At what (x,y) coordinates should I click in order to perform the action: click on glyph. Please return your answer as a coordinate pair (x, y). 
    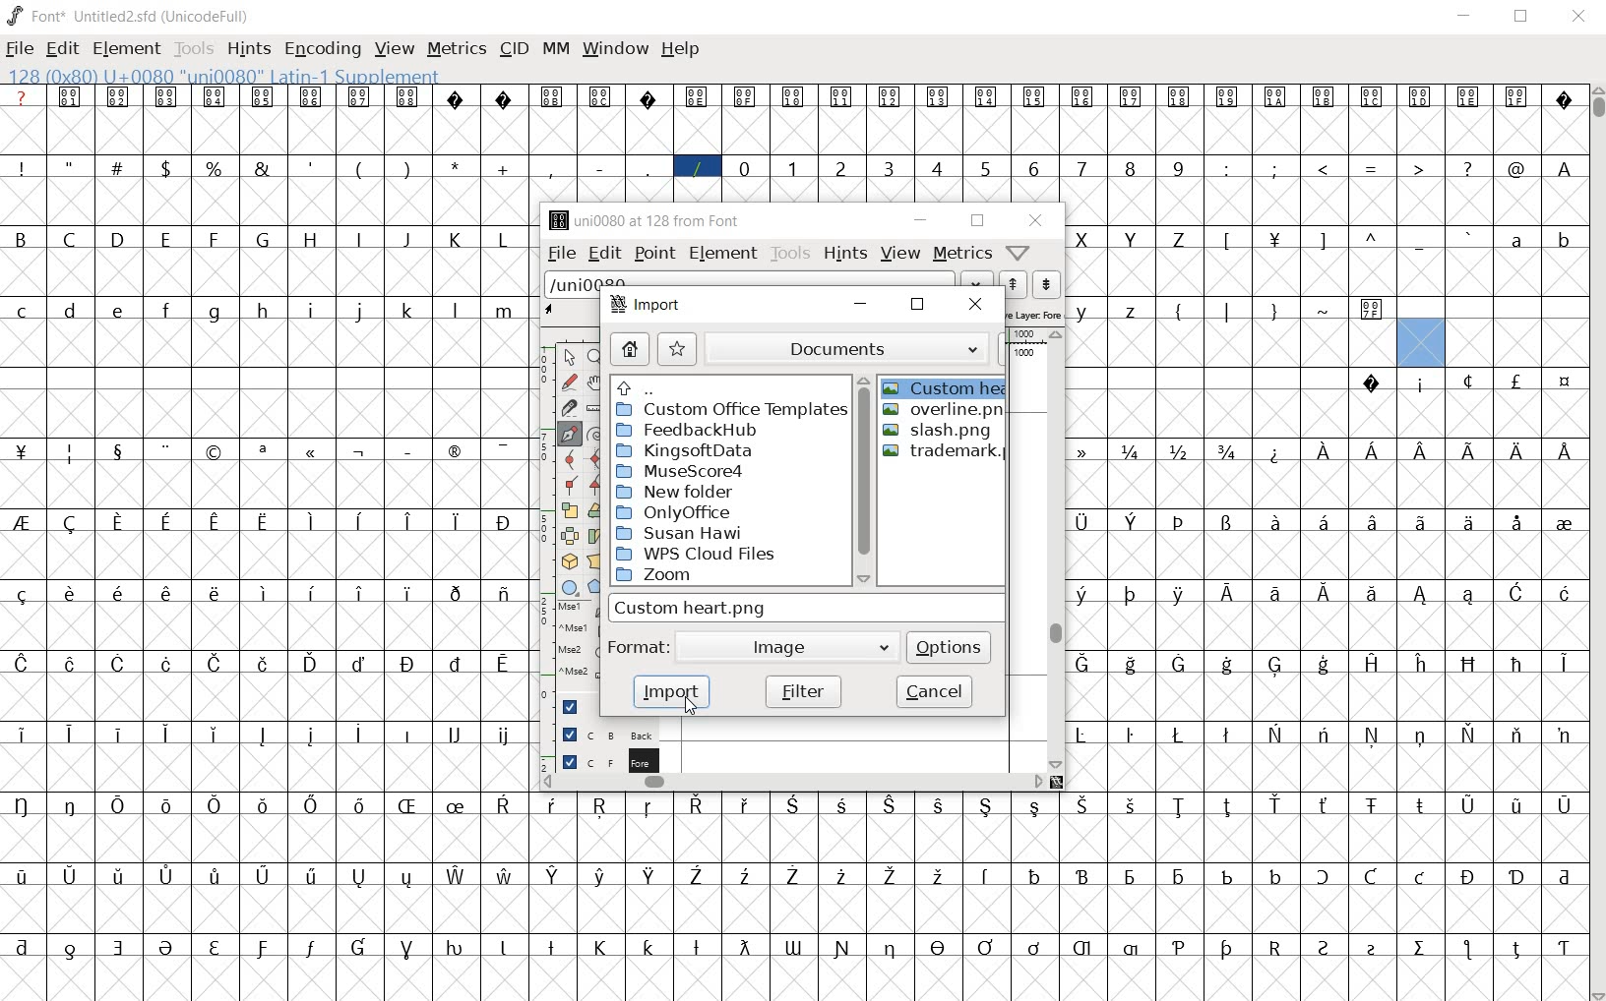
    Looking at the image, I should click on (1274, 734).